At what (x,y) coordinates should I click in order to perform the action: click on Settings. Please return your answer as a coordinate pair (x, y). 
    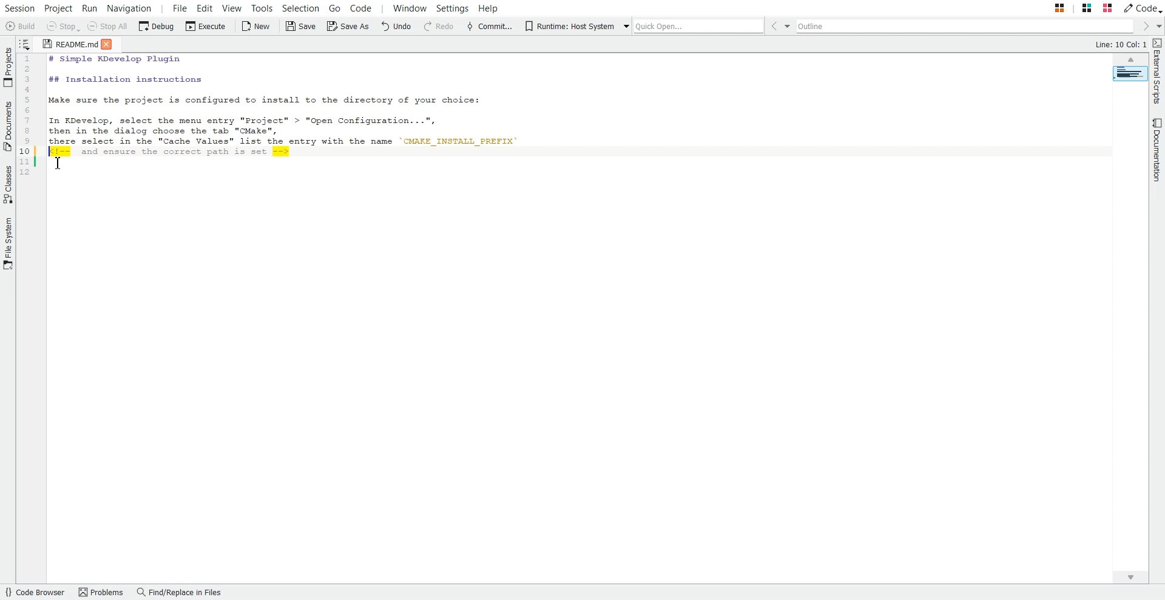
    Looking at the image, I should click on (453, 7).